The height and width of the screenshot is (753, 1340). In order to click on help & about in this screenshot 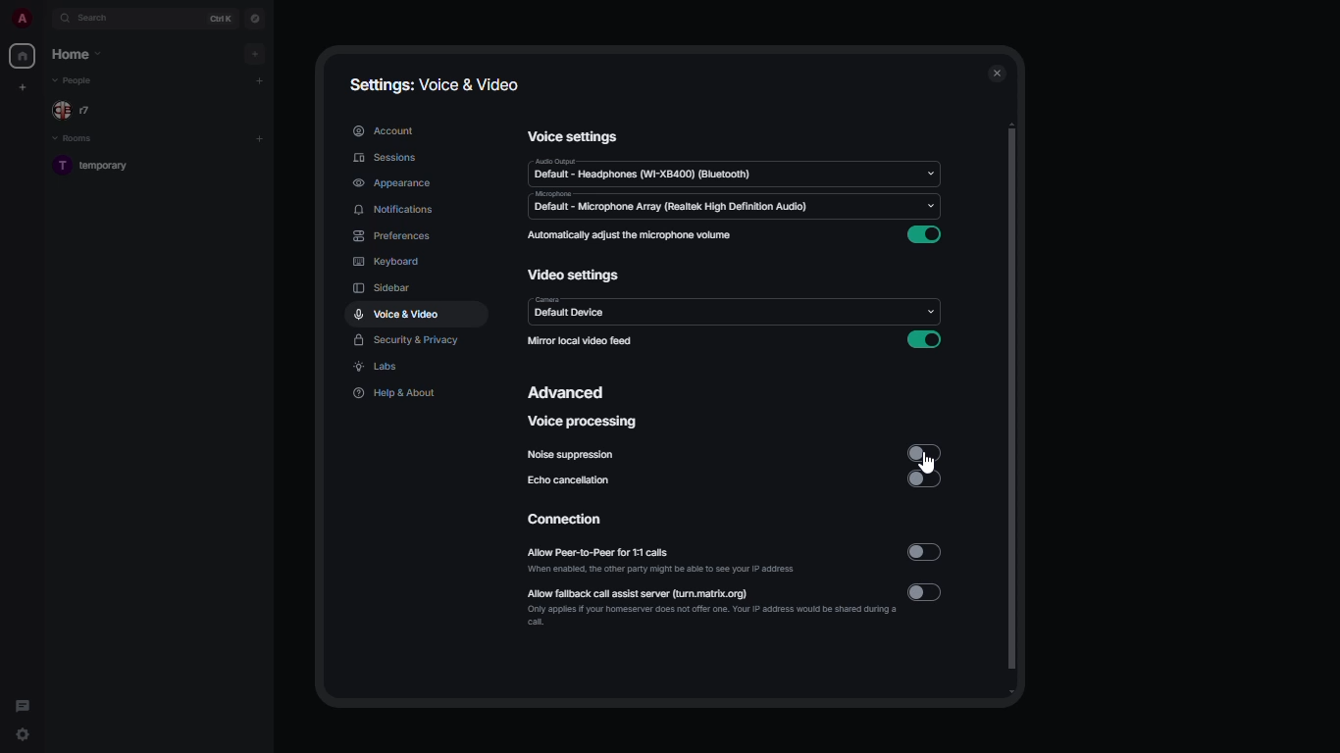, I will do `click(396, 394)`.